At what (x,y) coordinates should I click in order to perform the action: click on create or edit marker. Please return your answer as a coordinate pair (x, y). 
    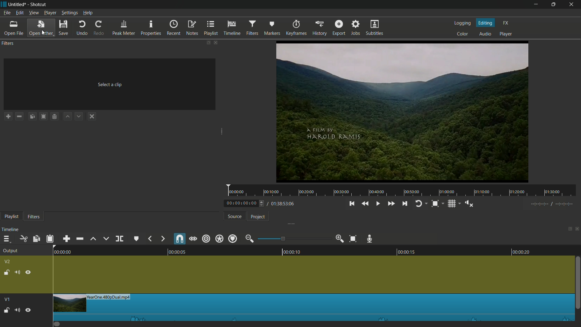
    Looking at the image, I should click on (136, 238).